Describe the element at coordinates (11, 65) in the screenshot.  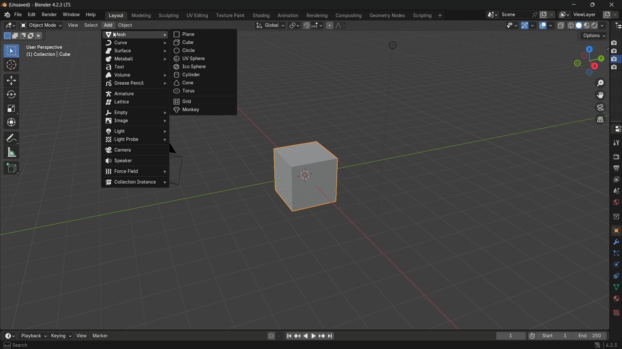
I see `cursor` at that location.